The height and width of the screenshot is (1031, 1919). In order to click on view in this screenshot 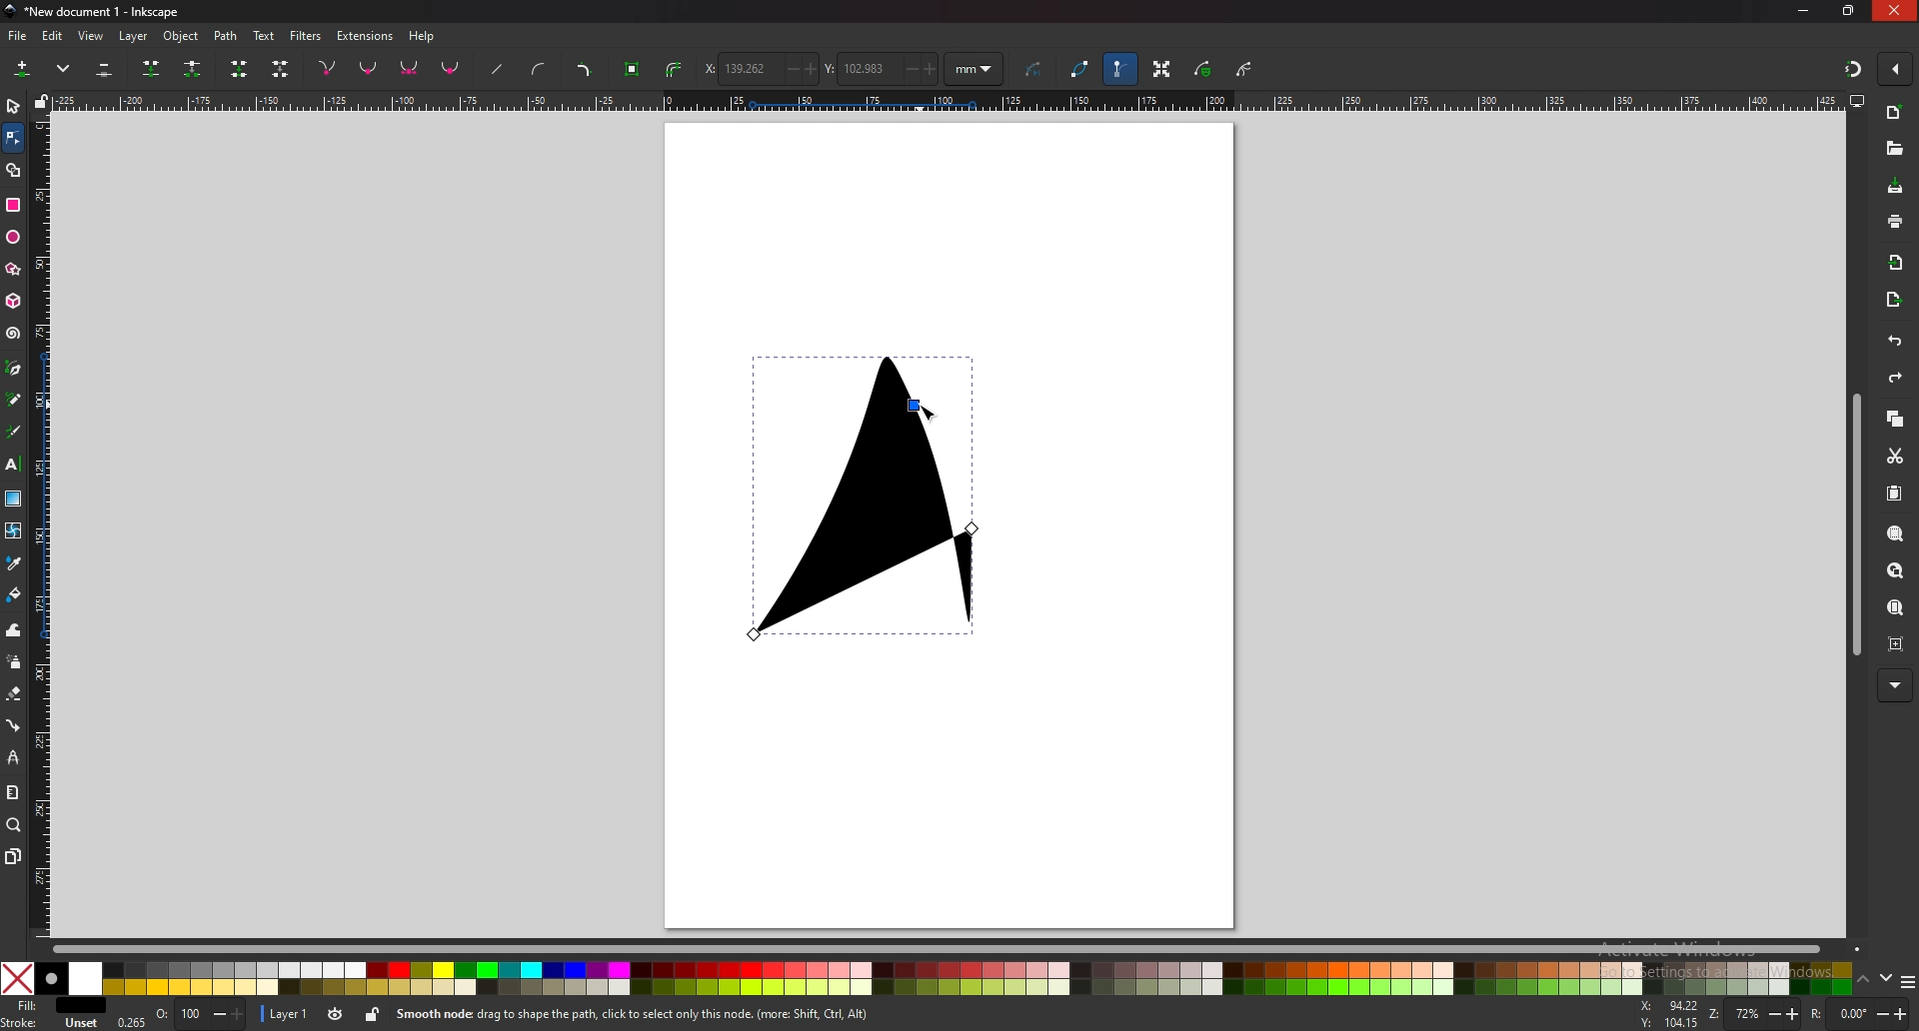, I will do `click(92, 37)`.